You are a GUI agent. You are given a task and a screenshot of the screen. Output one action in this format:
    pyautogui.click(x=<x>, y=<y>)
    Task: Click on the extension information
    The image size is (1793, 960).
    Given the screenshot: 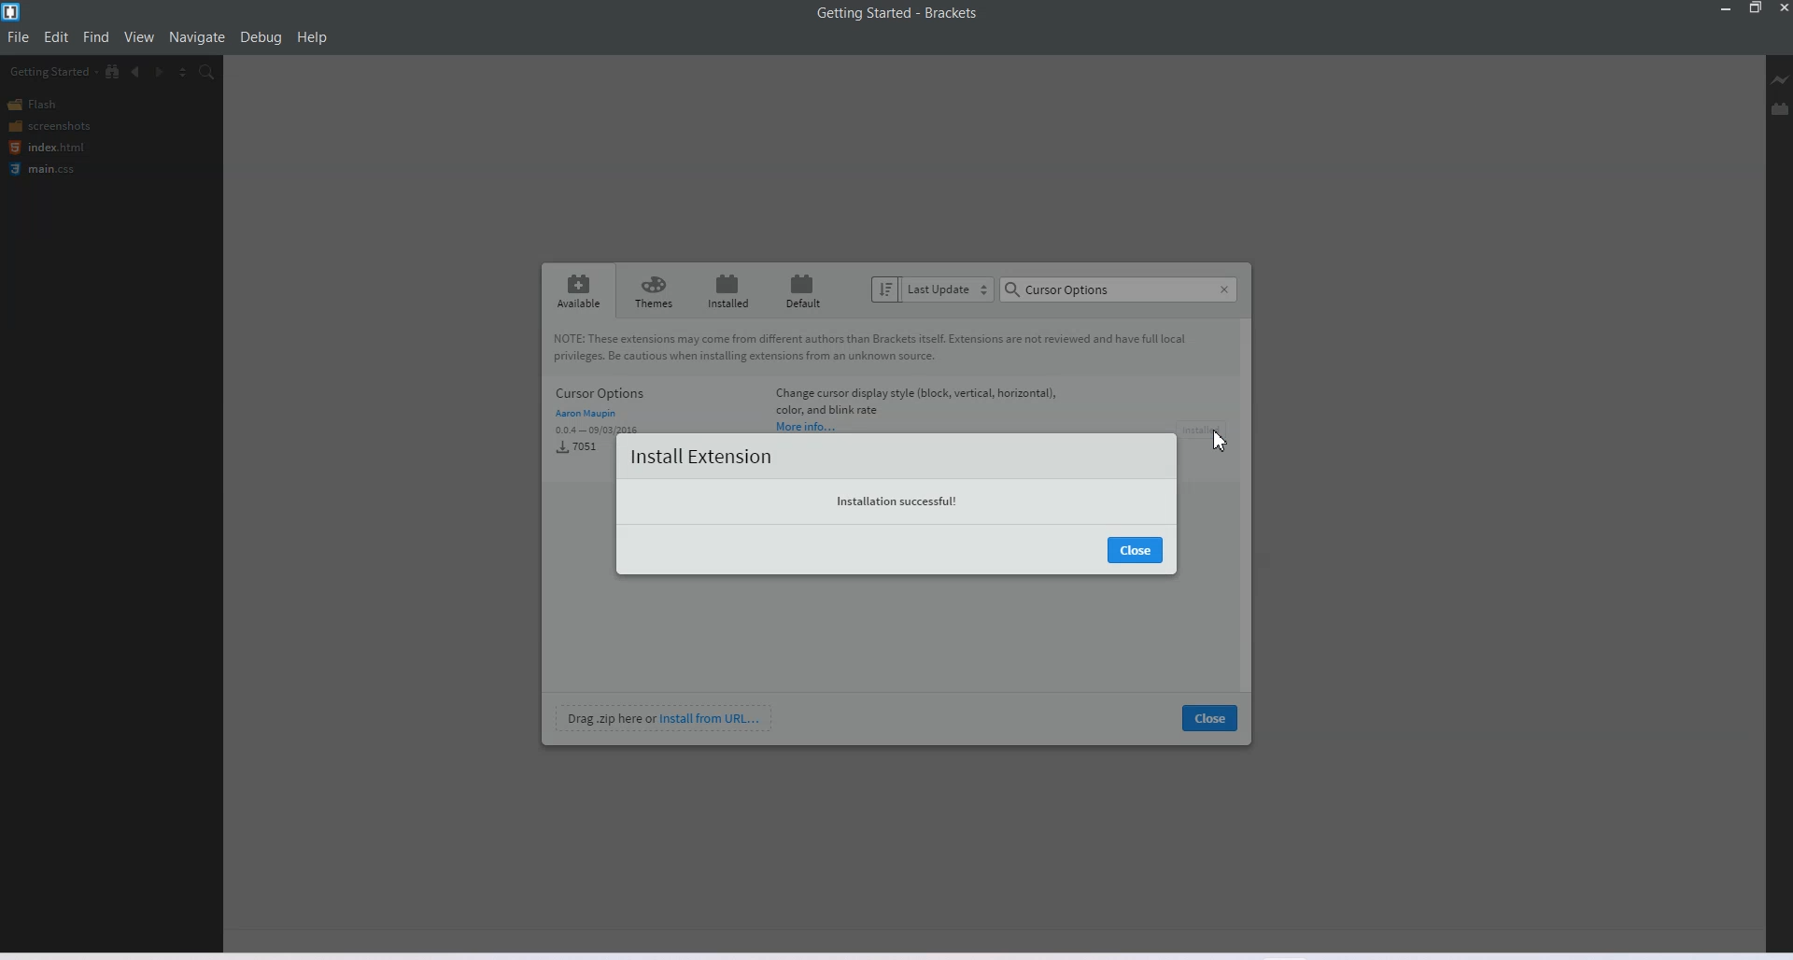 What is the action you would take?
    pyautogui.click(x=915, y=402)
    